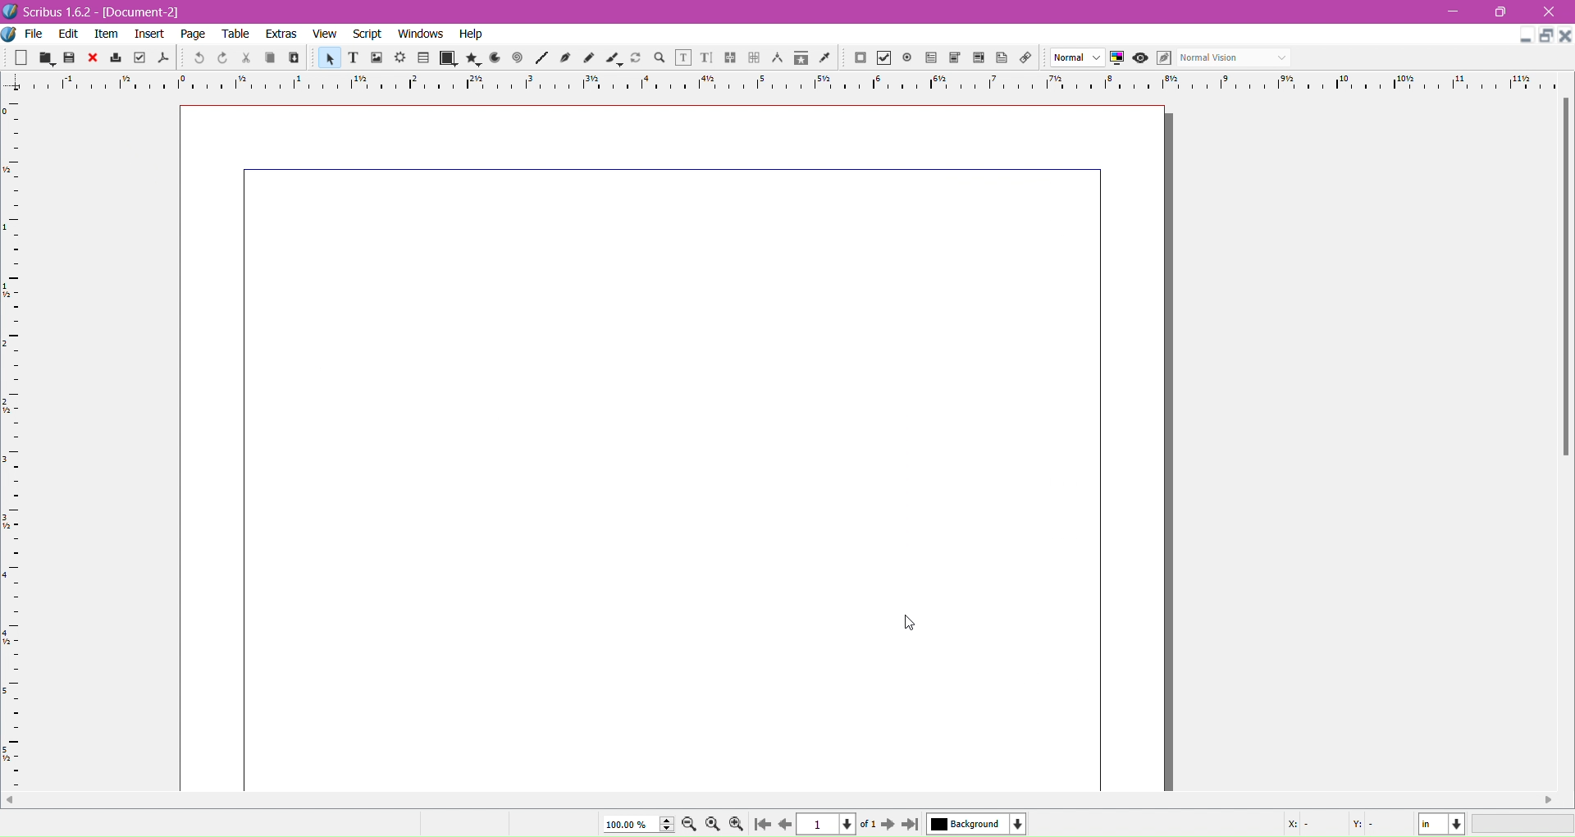  I want to click on normal, so click(1224, 56).